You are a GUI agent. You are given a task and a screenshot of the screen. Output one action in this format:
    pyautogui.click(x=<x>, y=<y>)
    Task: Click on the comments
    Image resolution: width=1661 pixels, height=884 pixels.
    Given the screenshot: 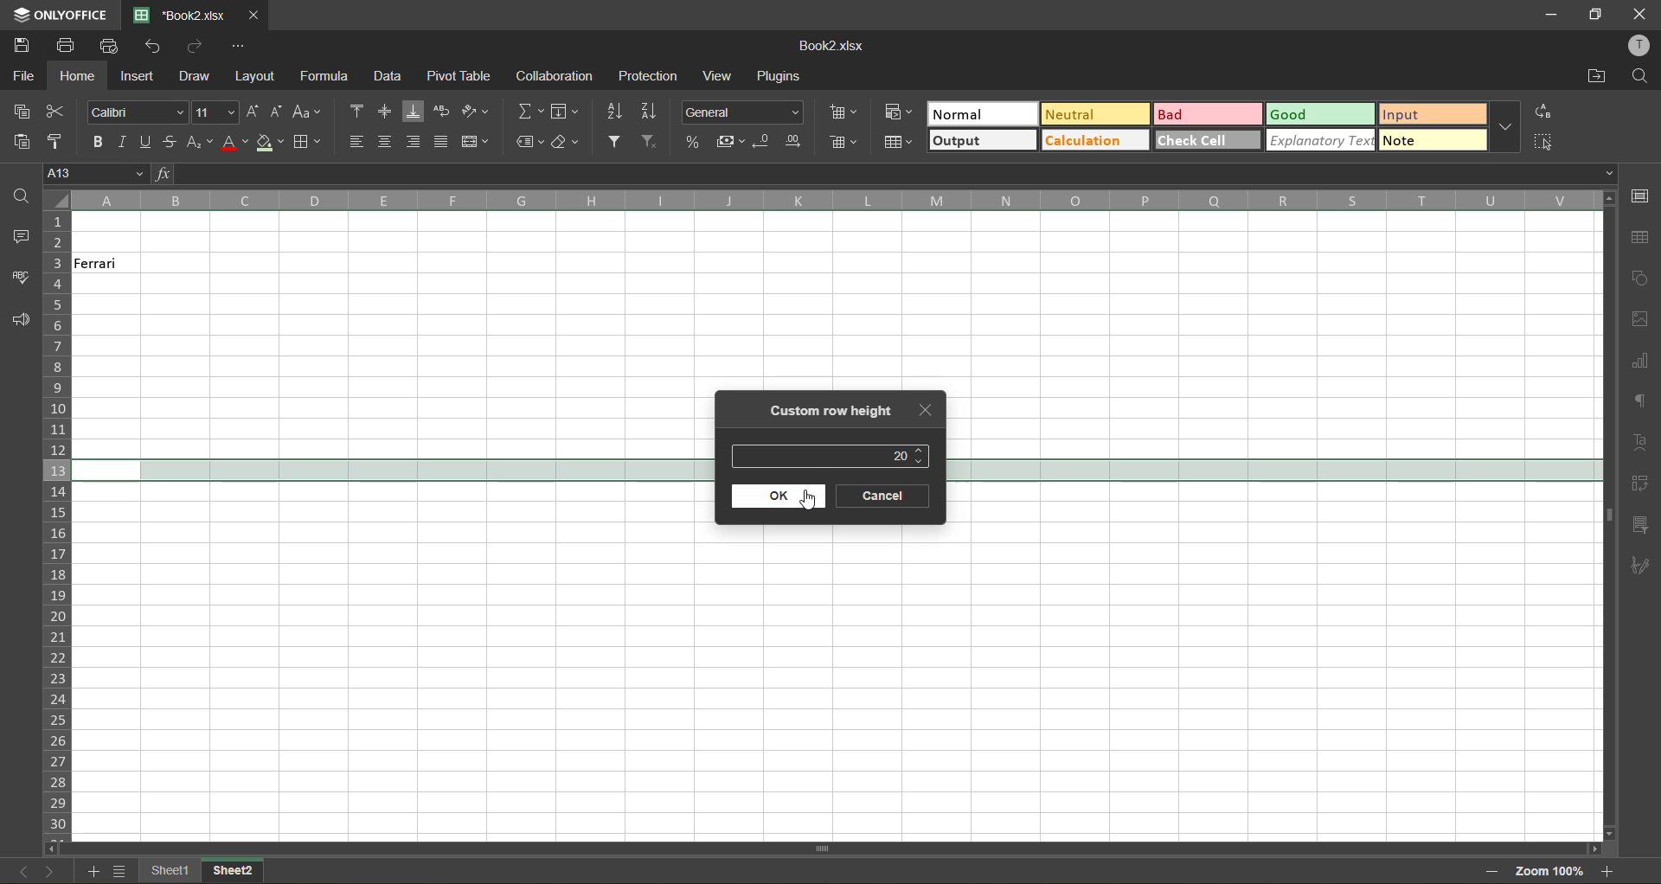 What is the action you would take?
    pyautogui.click(x=17, y=238)
    